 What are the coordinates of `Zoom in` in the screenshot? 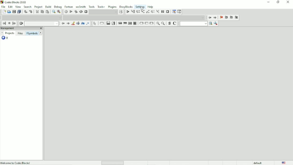 It's located at (158, 23).